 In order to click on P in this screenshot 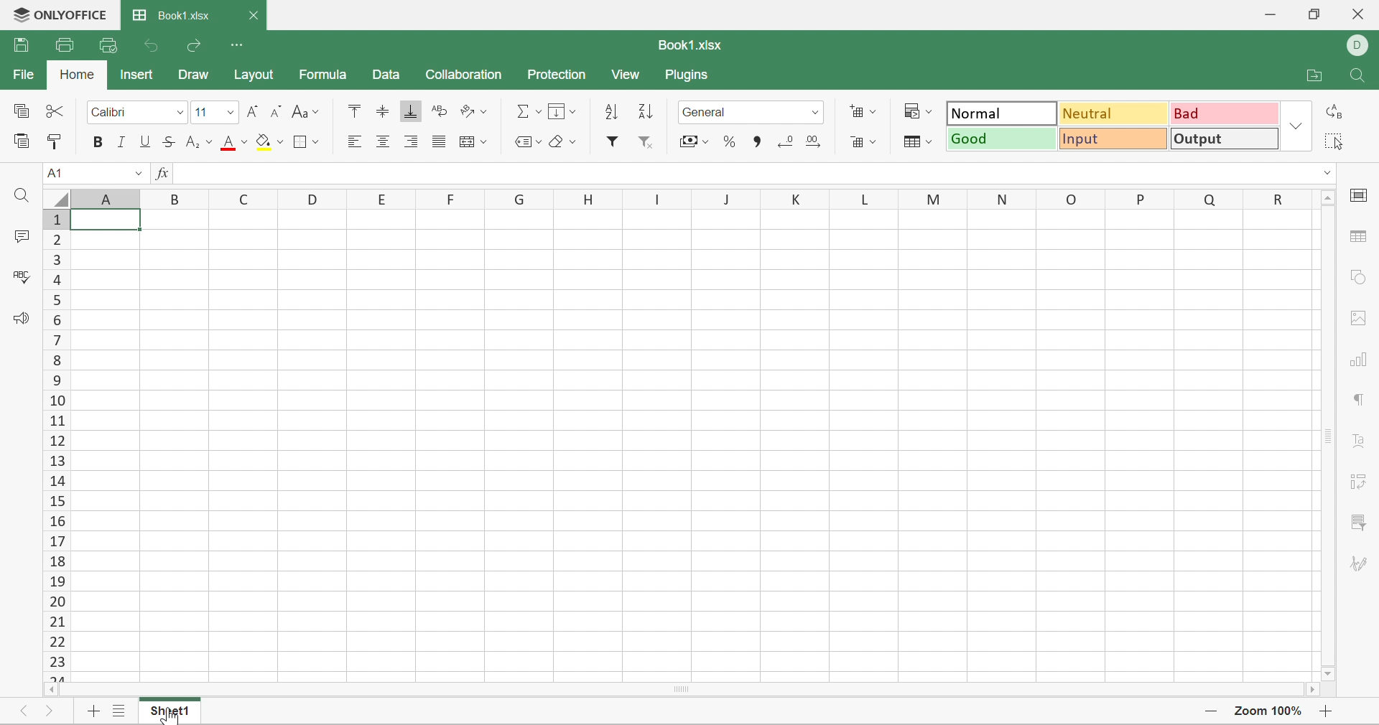, I will do `click(1143, 197)`.